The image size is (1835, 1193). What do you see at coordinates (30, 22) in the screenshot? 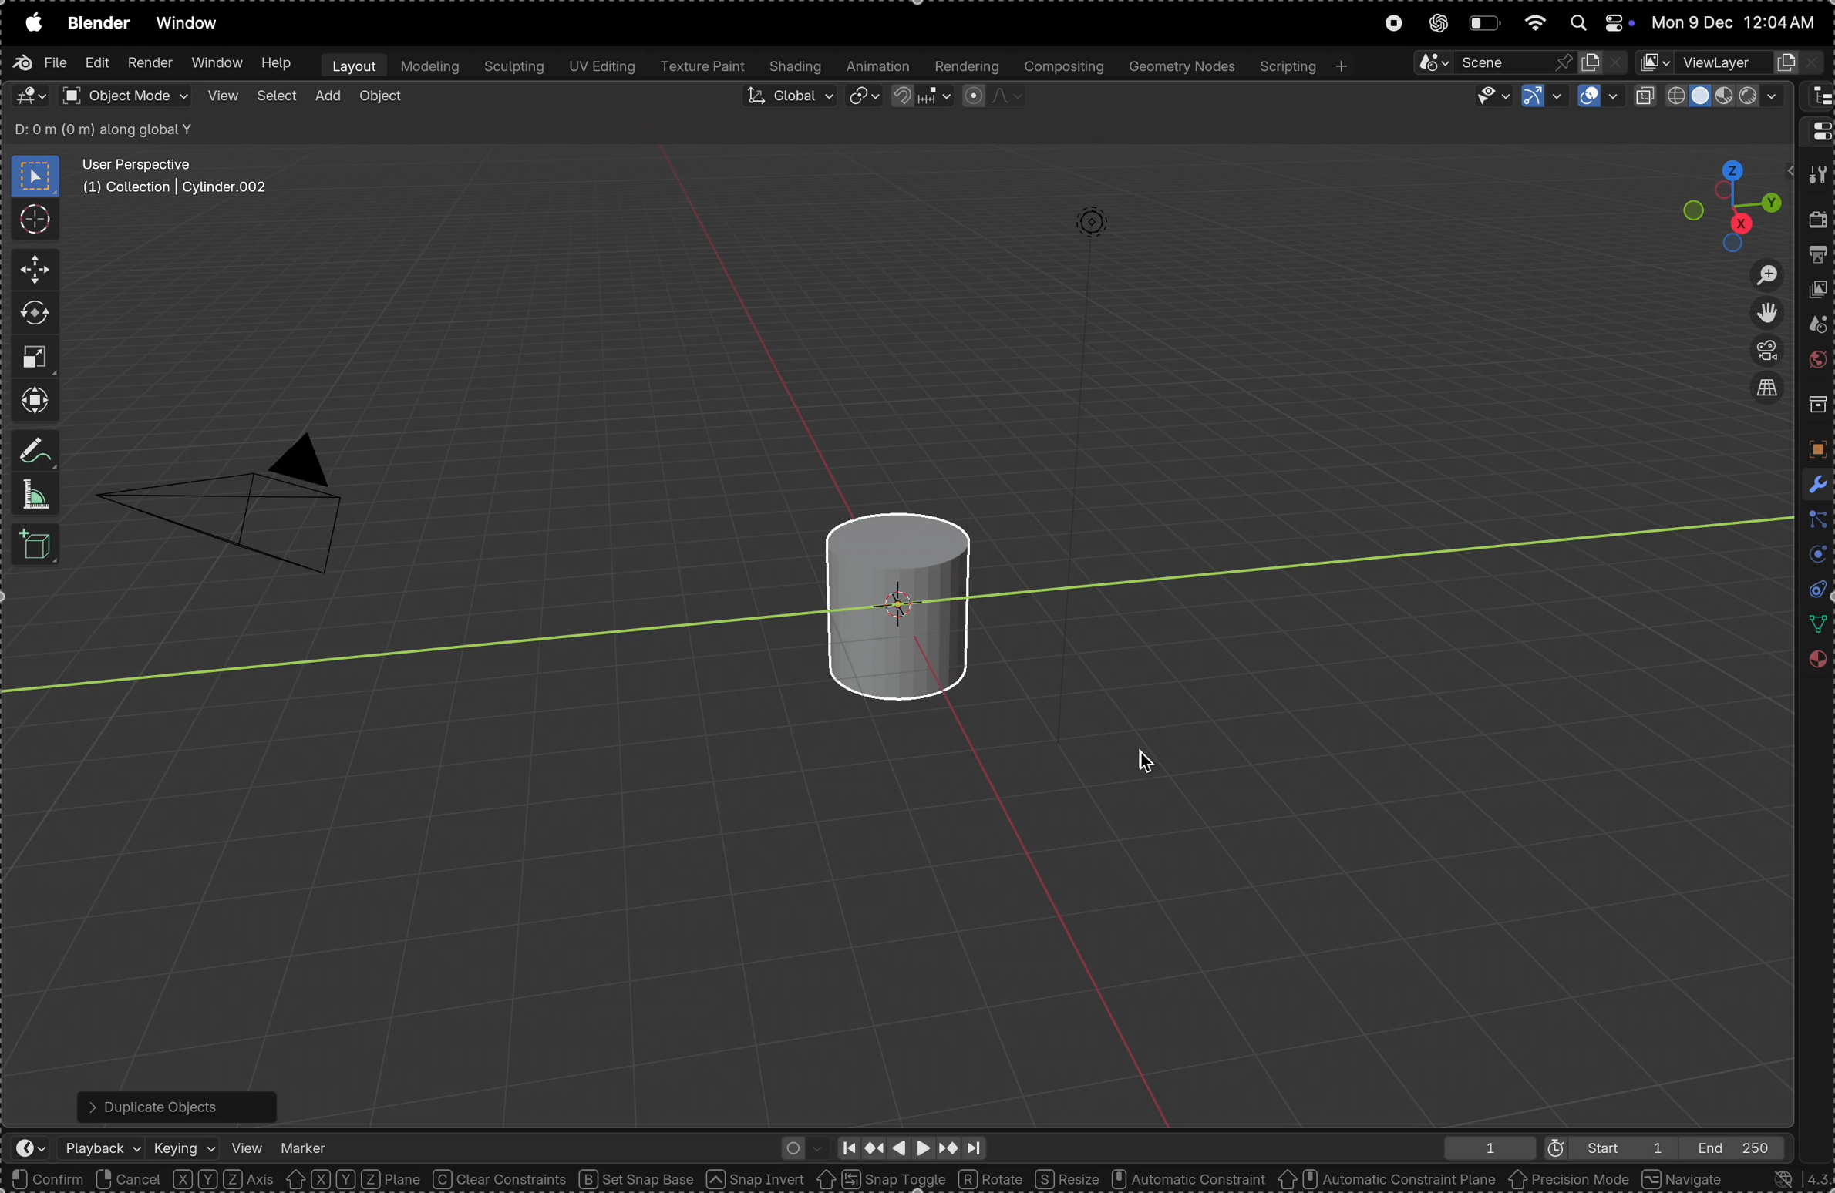
I see `apple menu` at bounding box center [30, 22].